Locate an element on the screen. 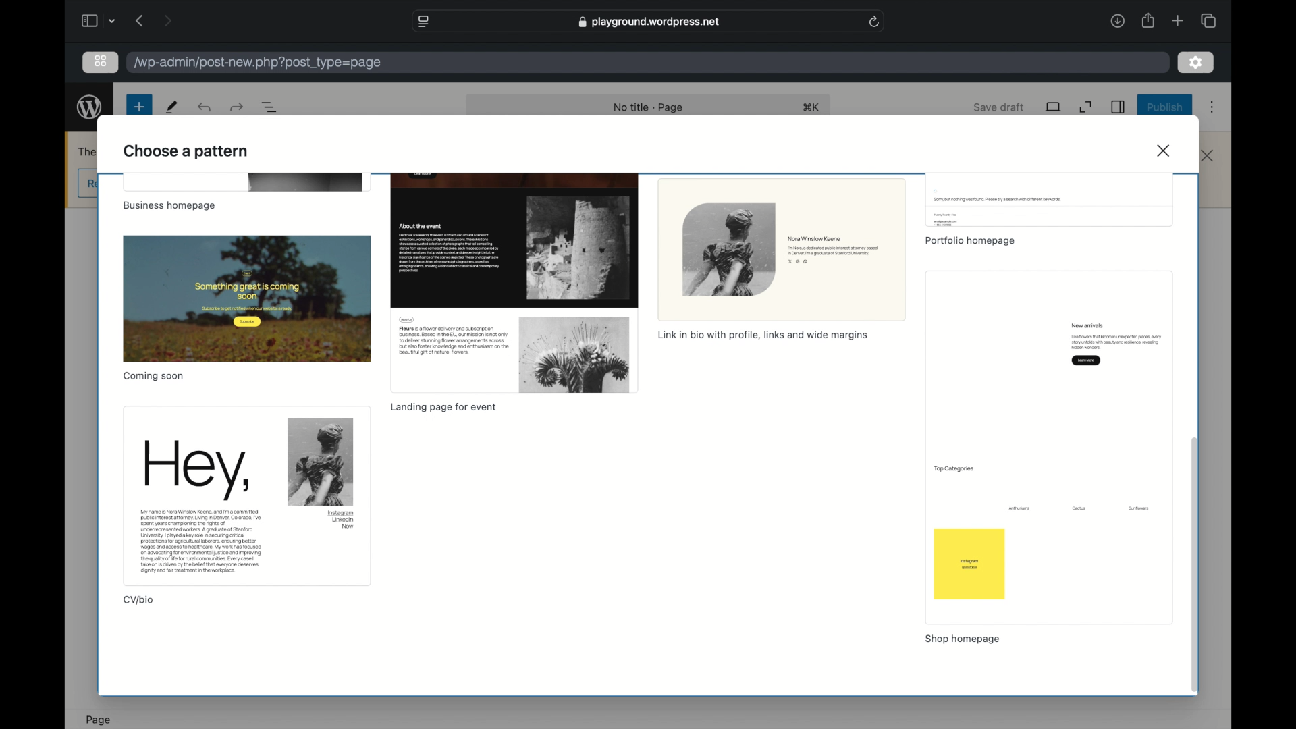 The height and width of the screenshot is (729, 1296). coming soon is located at coordinates (153, 376).